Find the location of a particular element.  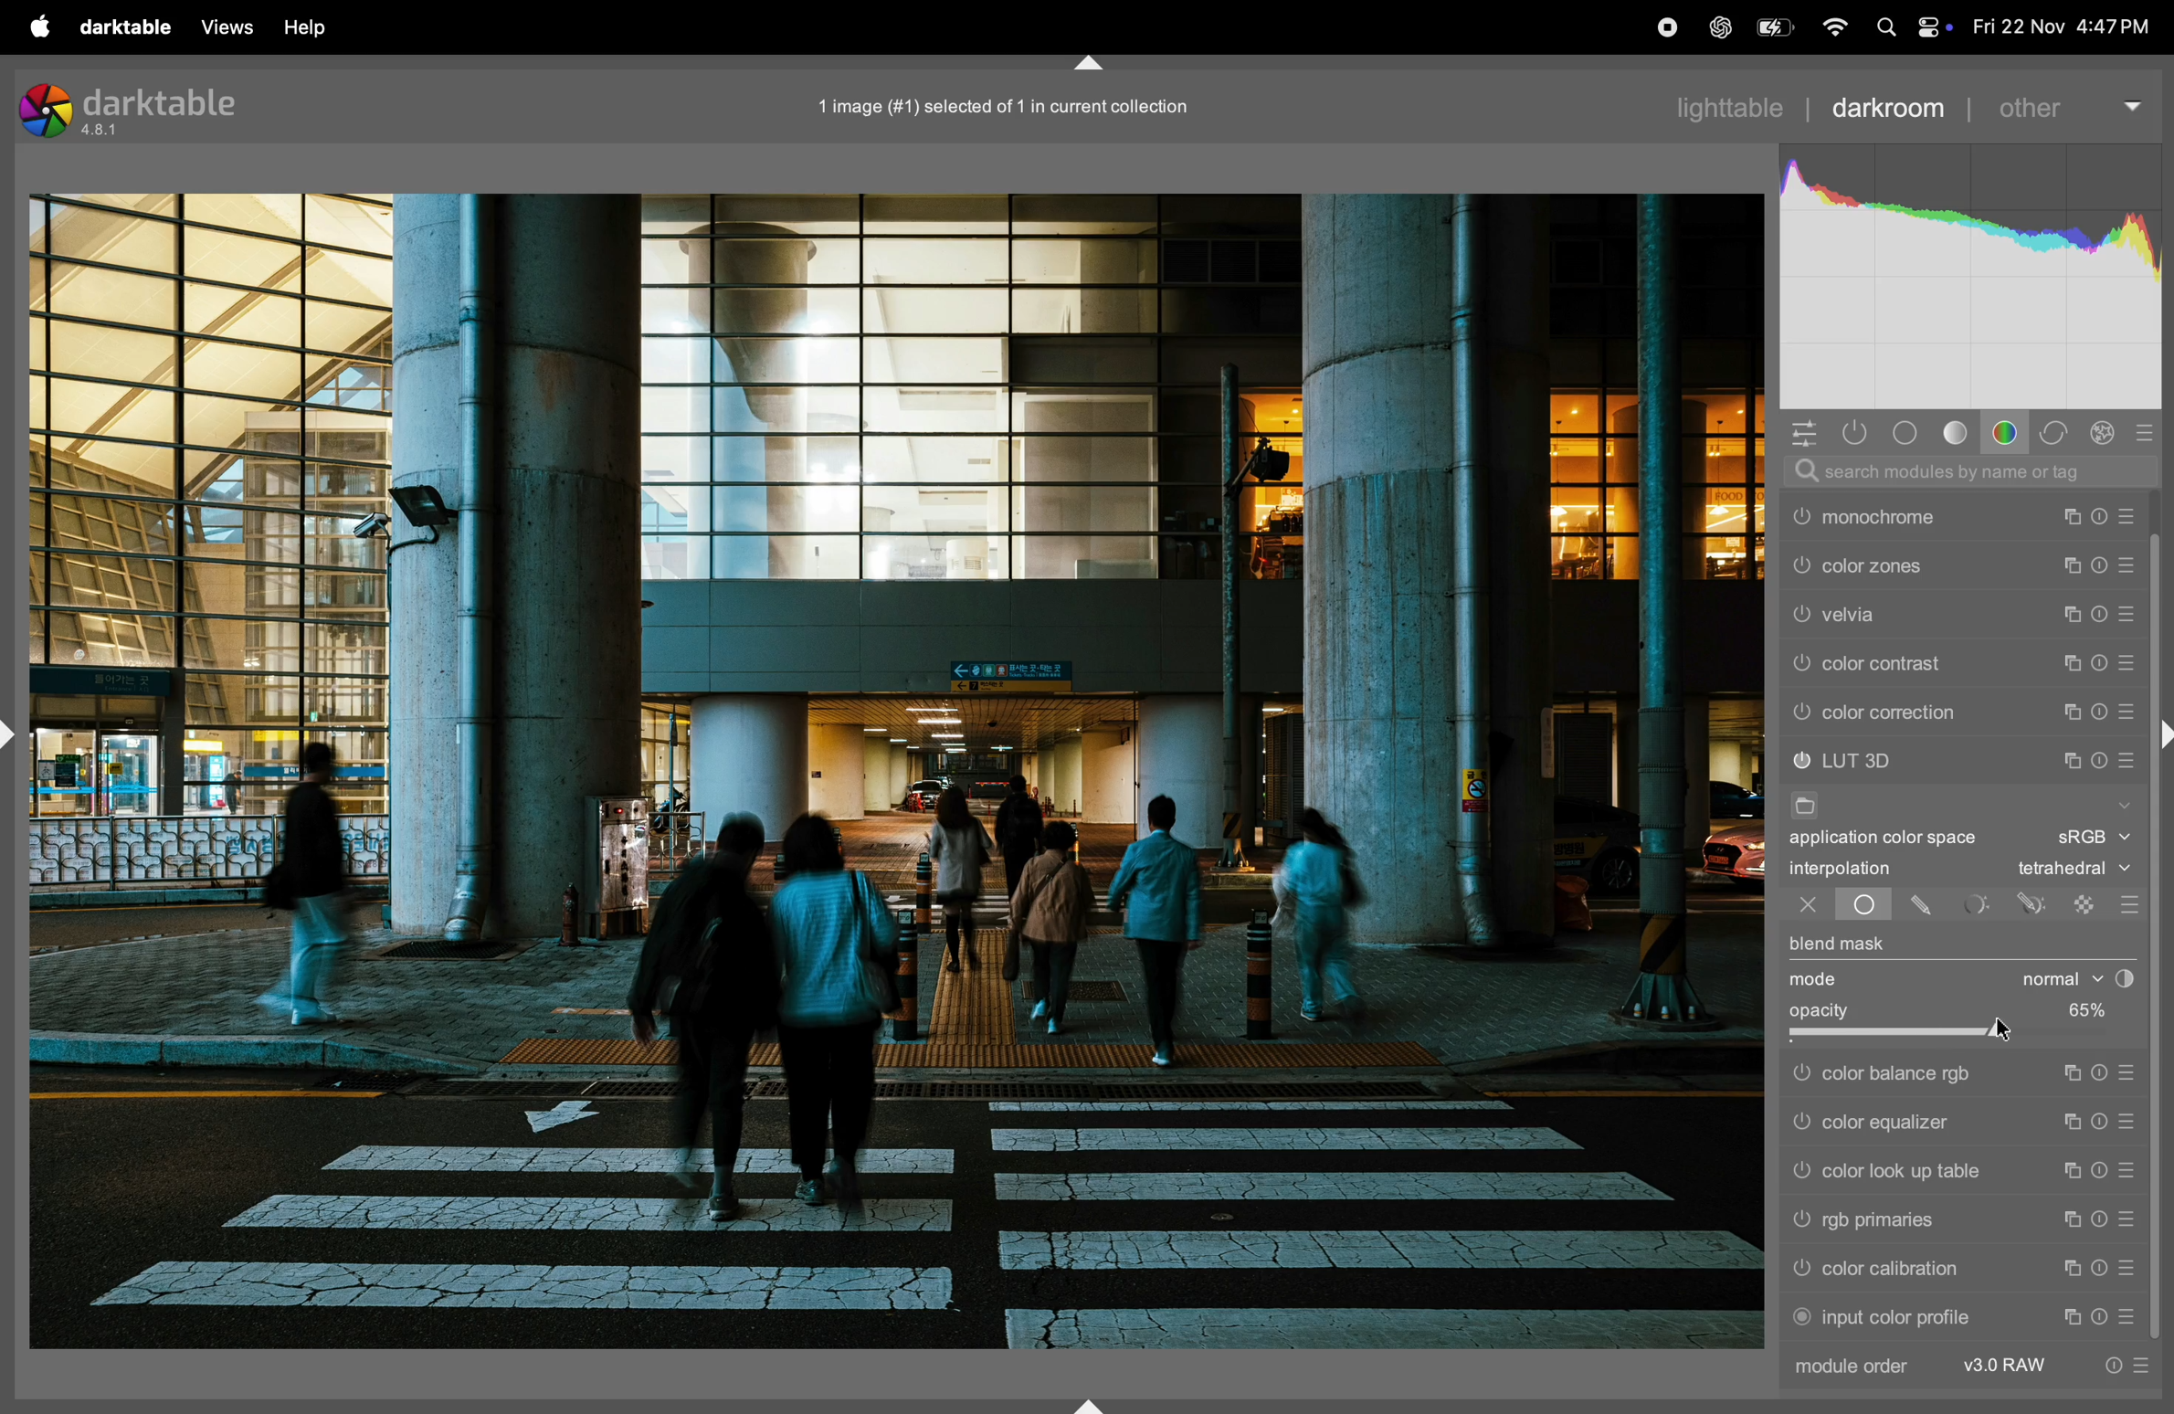

presets is located at coordinates (2129, 609).